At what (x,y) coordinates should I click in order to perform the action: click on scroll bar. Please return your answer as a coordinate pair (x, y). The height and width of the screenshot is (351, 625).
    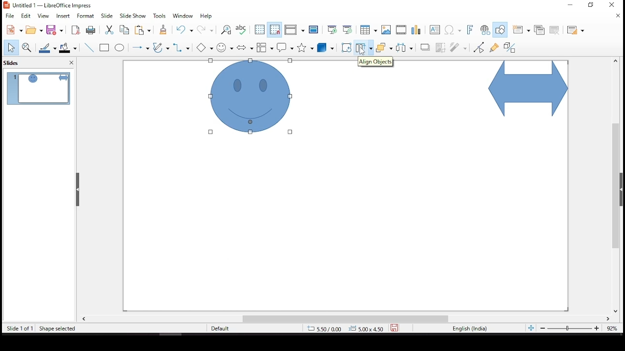
    Looking at the image, I should click on (613, 185).